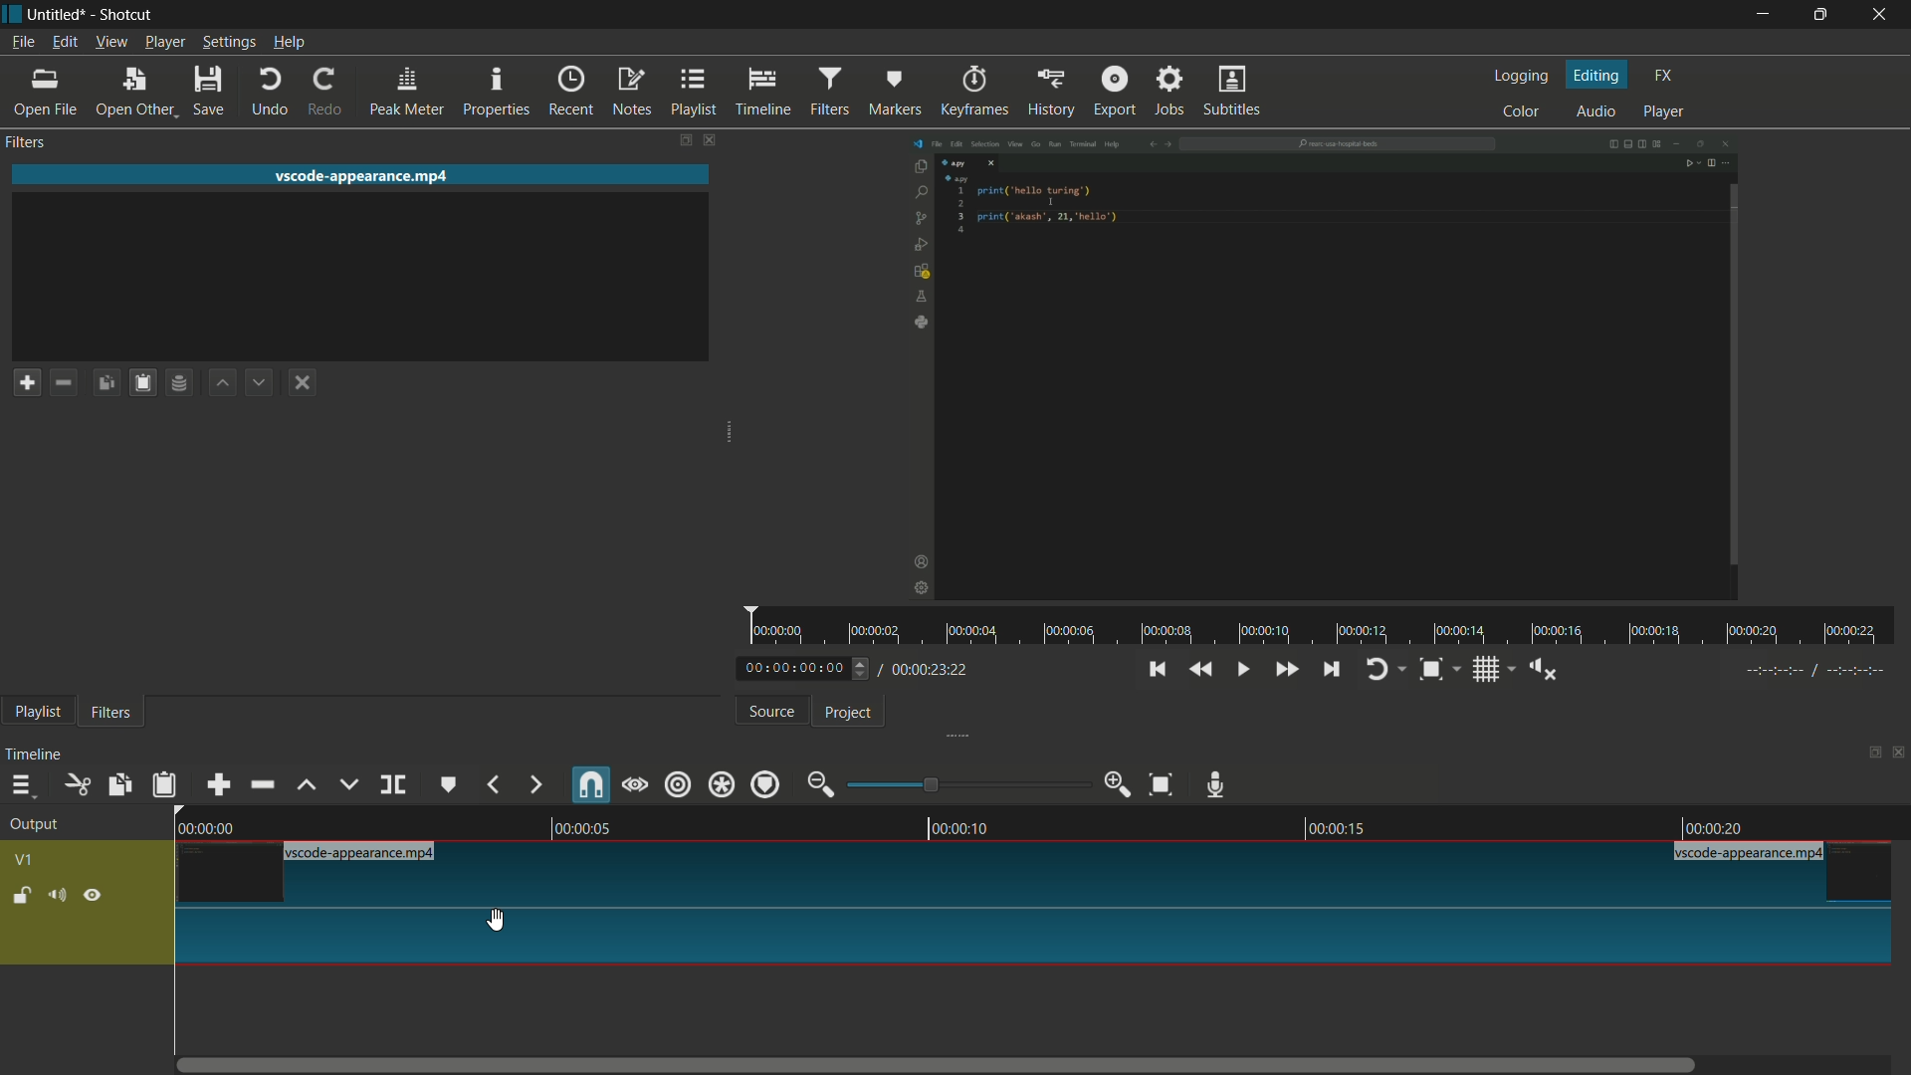  What do you see at coordinates (1663, 76) in the screenshot?
I see `fx` at bounding box center [1663, 76].